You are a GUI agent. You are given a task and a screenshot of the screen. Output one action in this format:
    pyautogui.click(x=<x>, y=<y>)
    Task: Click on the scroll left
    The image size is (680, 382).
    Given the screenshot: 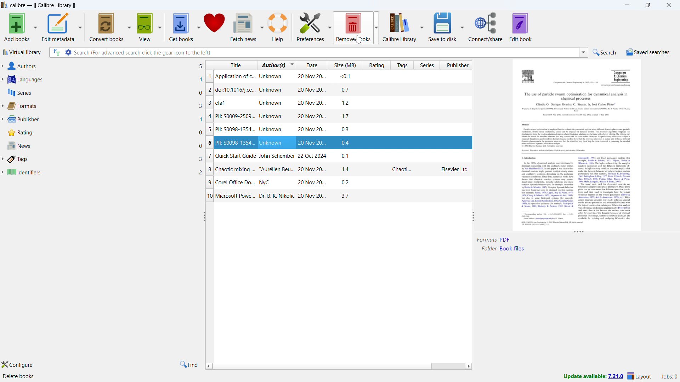 What is the action you would take?
    pyautogui.click(x=208, y=366)
    